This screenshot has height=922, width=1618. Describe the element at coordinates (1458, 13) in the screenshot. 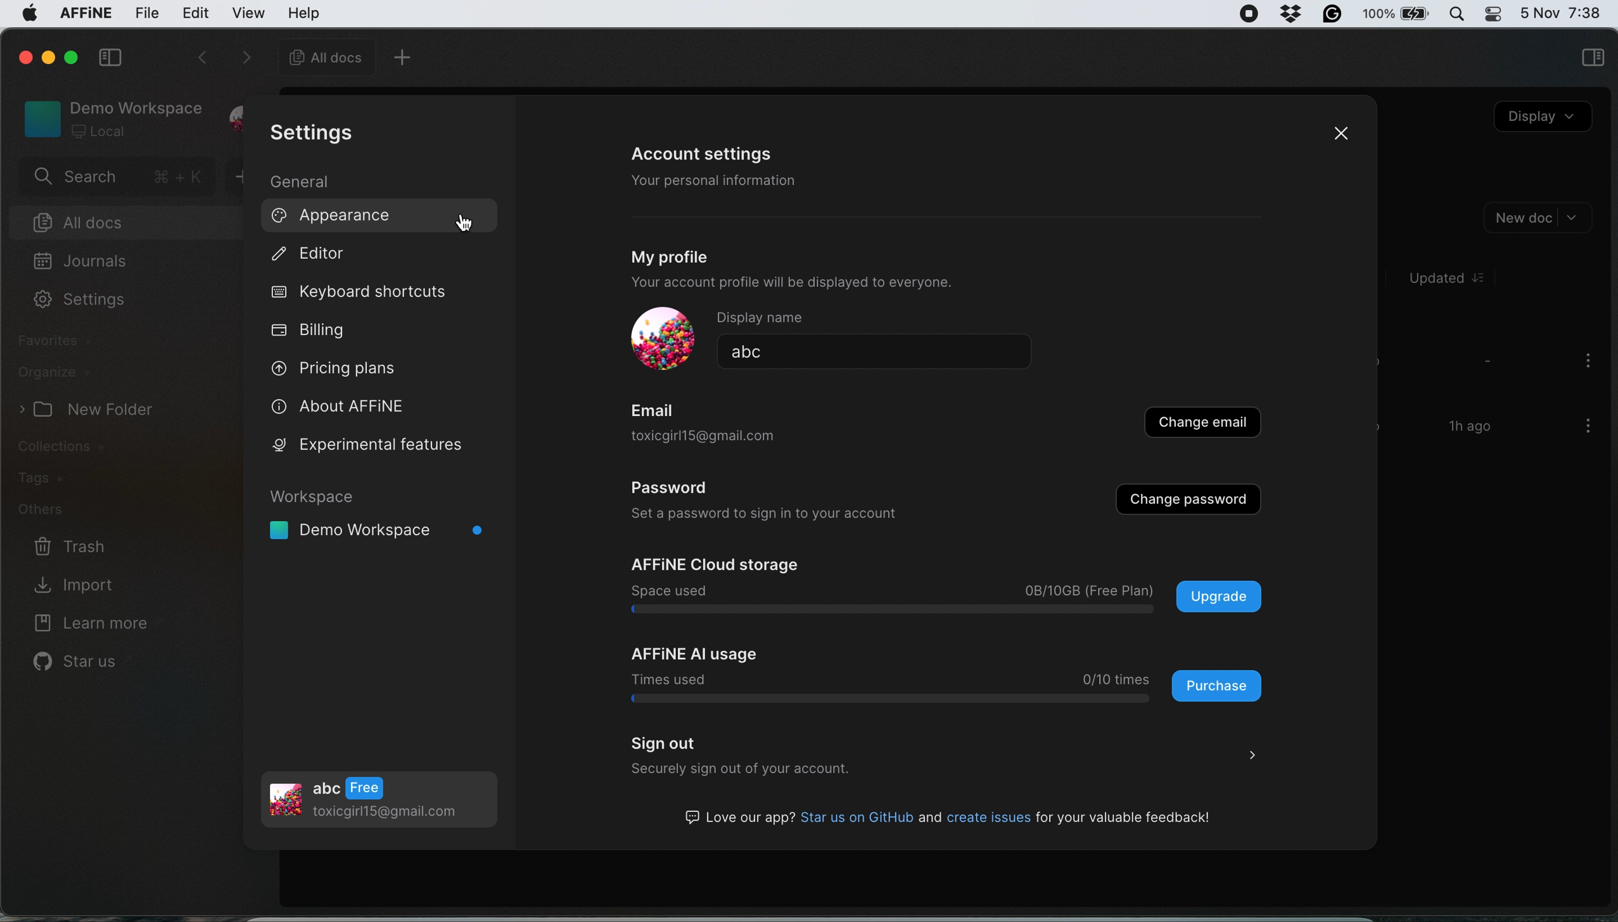

I see `spotlight search` at that location.